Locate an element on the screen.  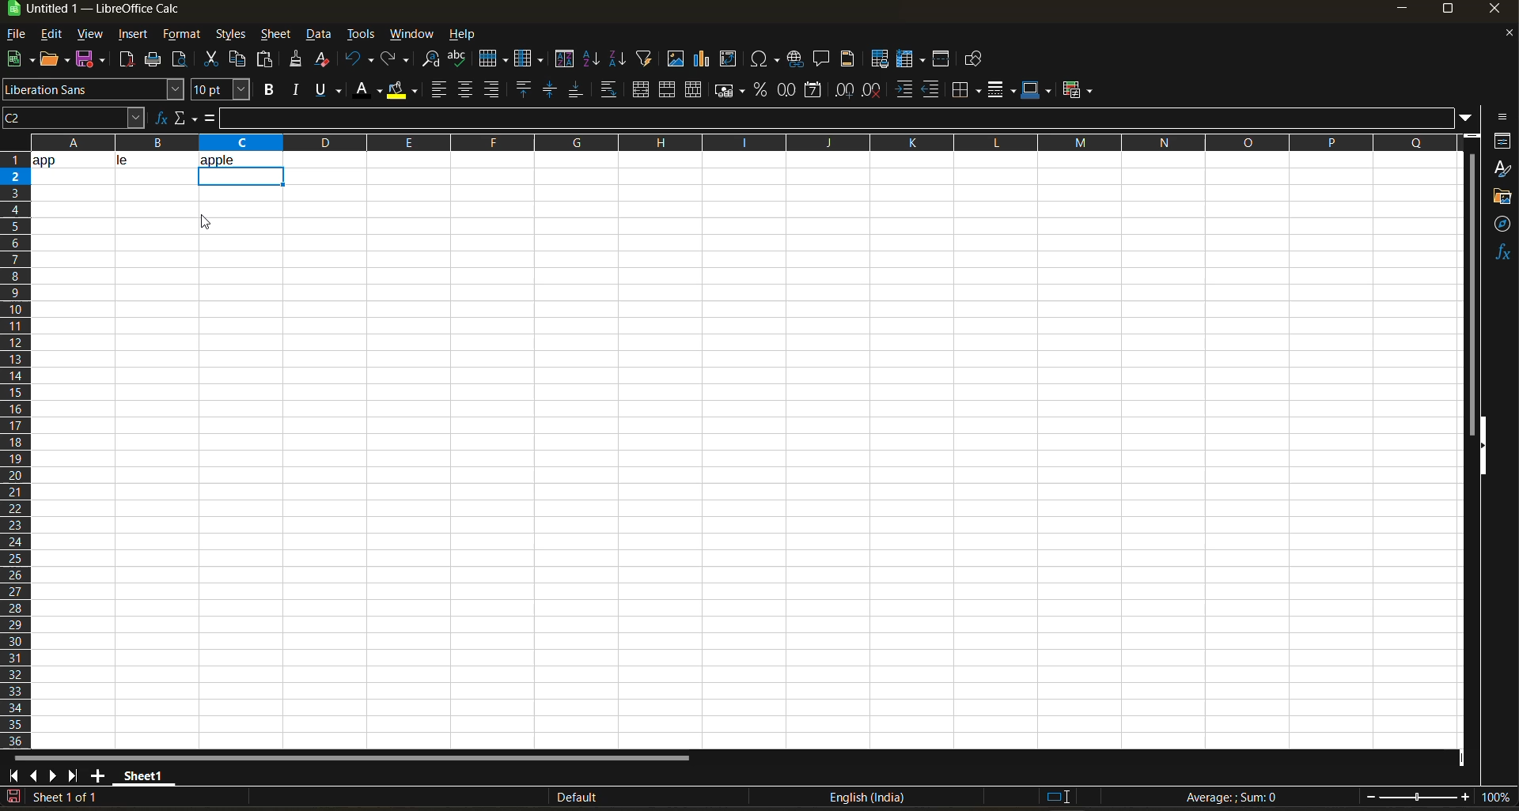
increase indent is located at coordinates (906, 90).